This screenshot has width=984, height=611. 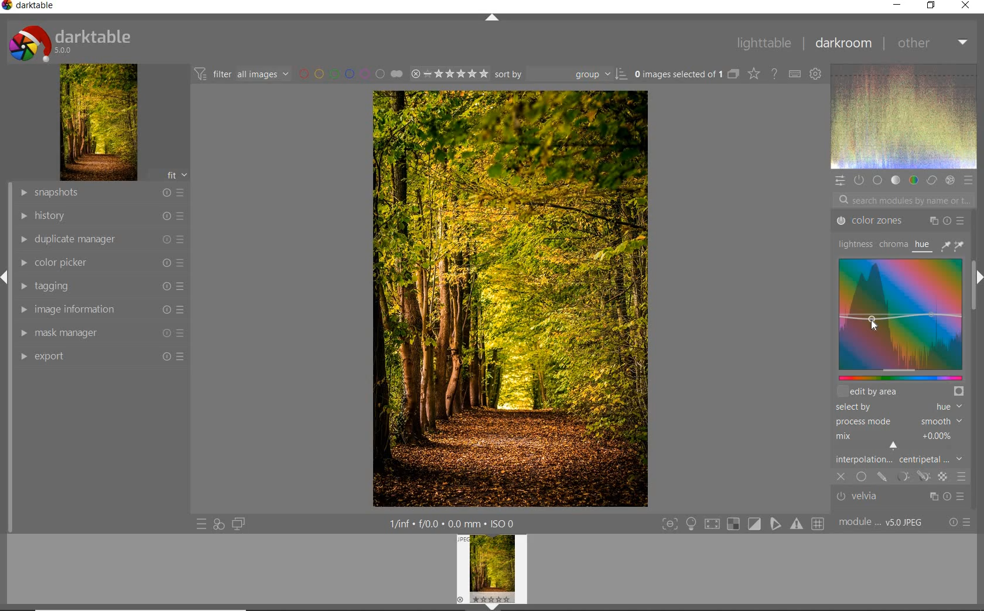 I want to click on IMAGE, so click(x=97, y=122).